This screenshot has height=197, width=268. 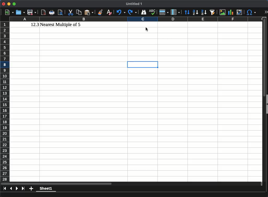 What do you see at coordinates (204, 13) in the screenshot?
I see `descending` at bounding box center [204, 13].